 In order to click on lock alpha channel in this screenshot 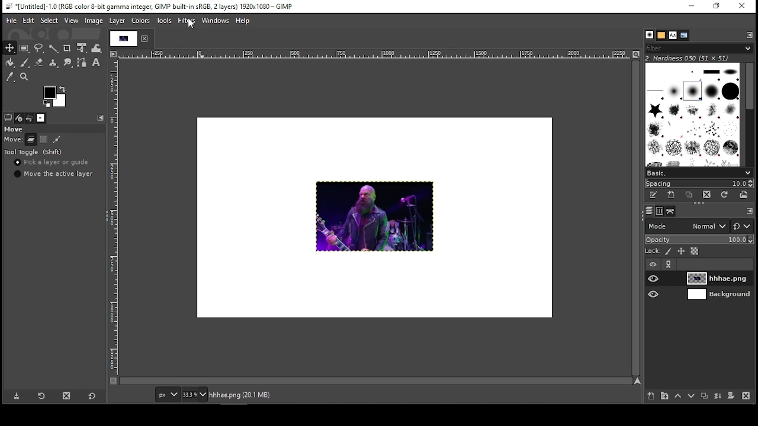, I will do `click(695, 251)`.